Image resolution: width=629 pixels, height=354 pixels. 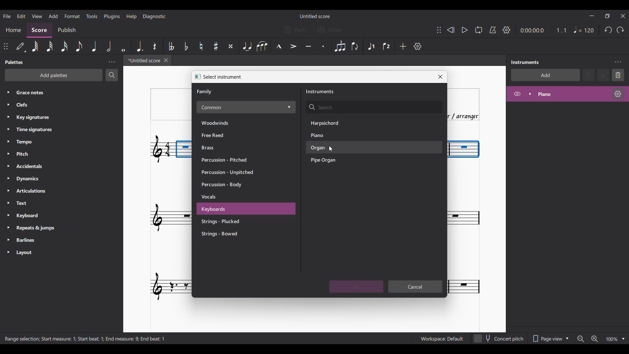 I want to click on Tenuto, so click(x=308, y=46).